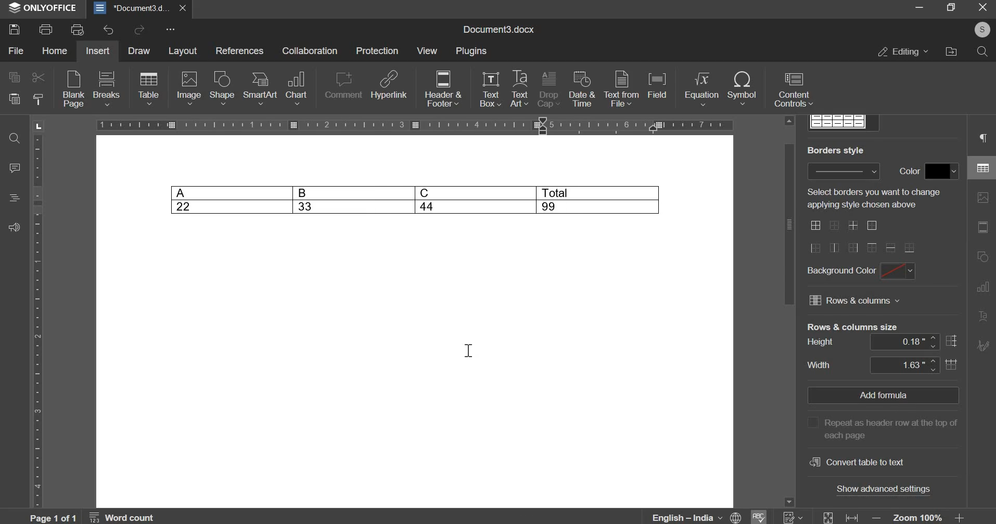 This screenshot has width=996, height=524. Describe the element at coordinates (148, 89) in the screenshot. I see `table` at that location.